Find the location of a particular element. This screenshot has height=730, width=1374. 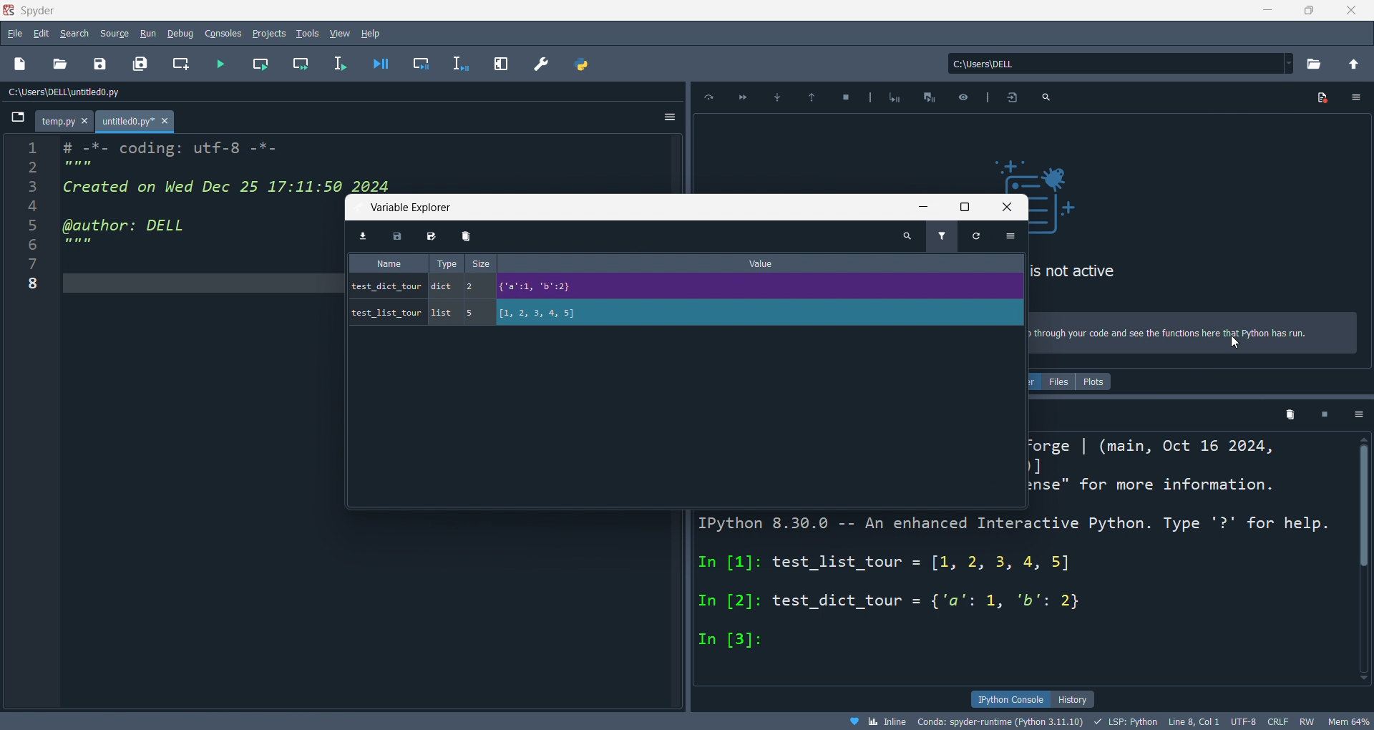

Mem 63% is located at coordinates (1350, 721).